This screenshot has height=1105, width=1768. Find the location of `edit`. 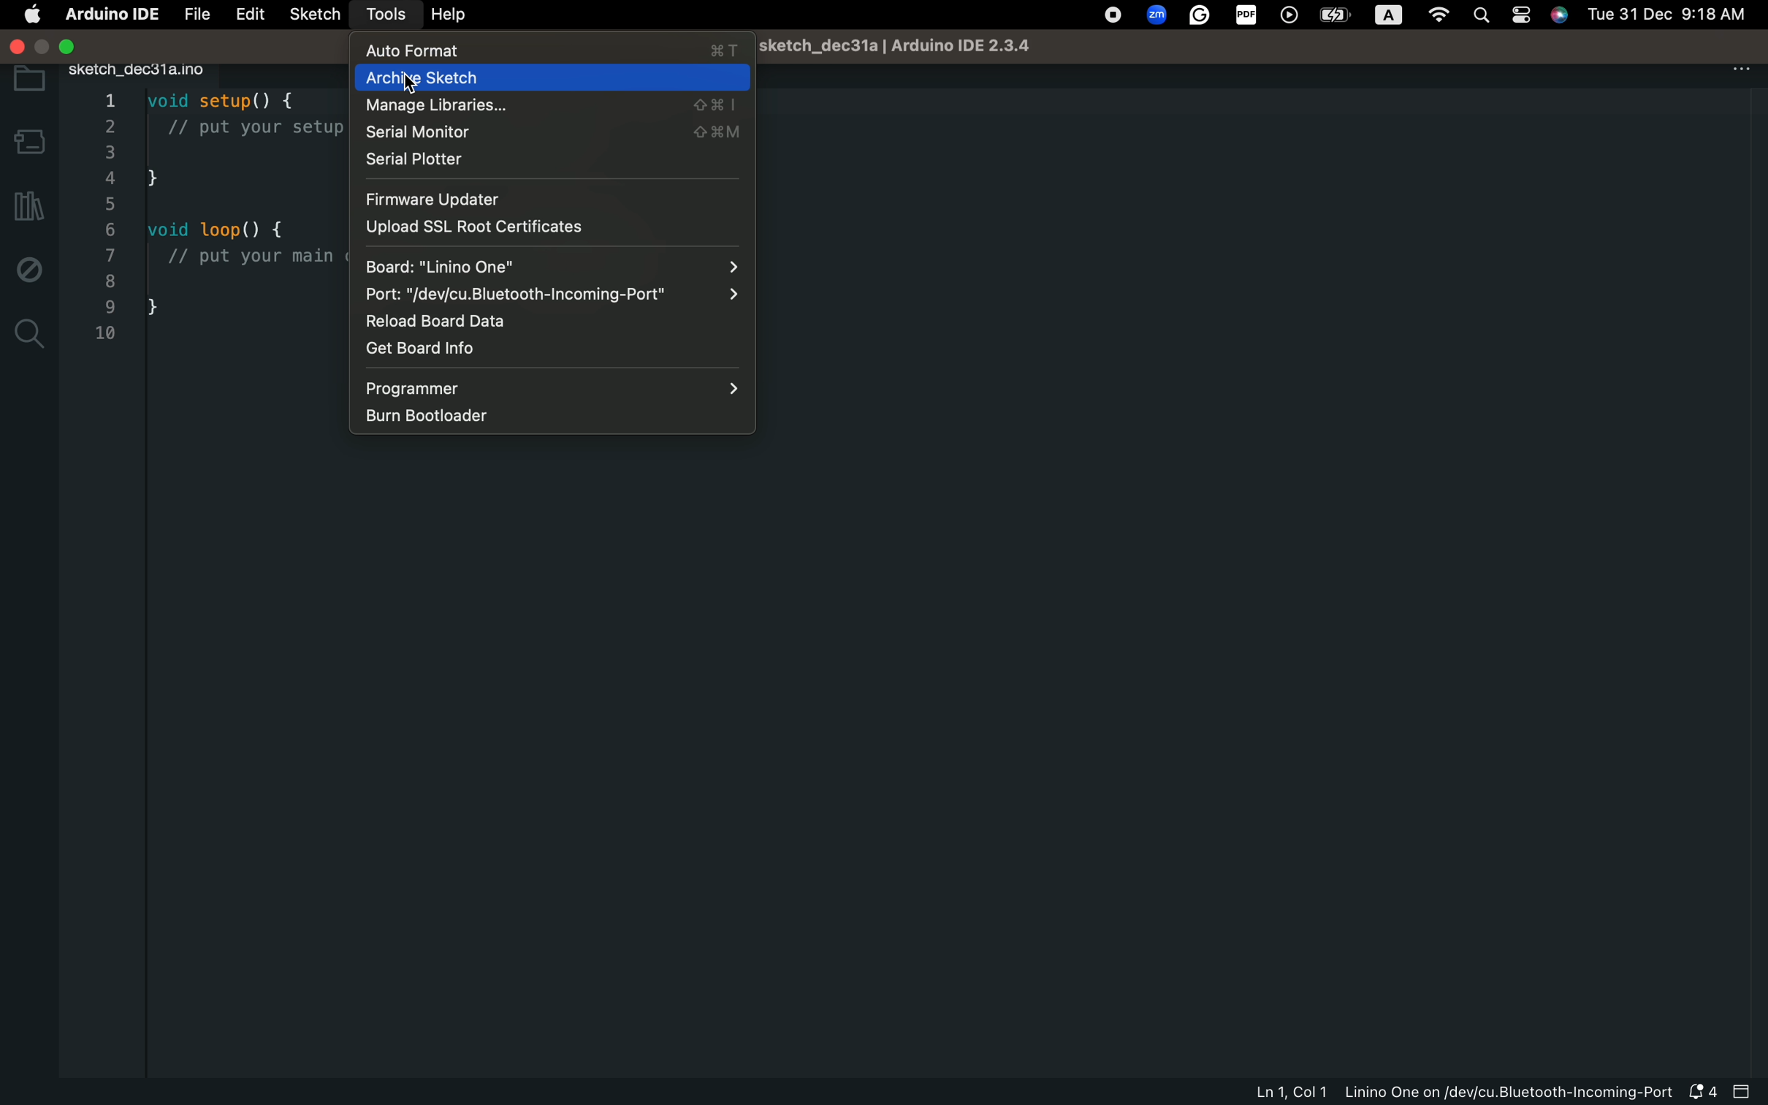

edit is located at coordinates (243, 17).